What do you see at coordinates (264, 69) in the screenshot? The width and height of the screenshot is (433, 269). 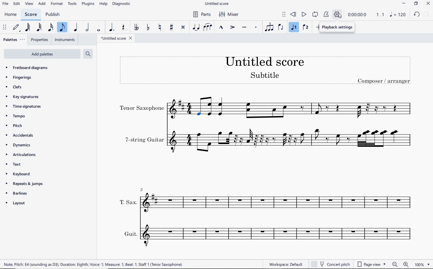 I see `TITLE` at bounding box center [264, 69].